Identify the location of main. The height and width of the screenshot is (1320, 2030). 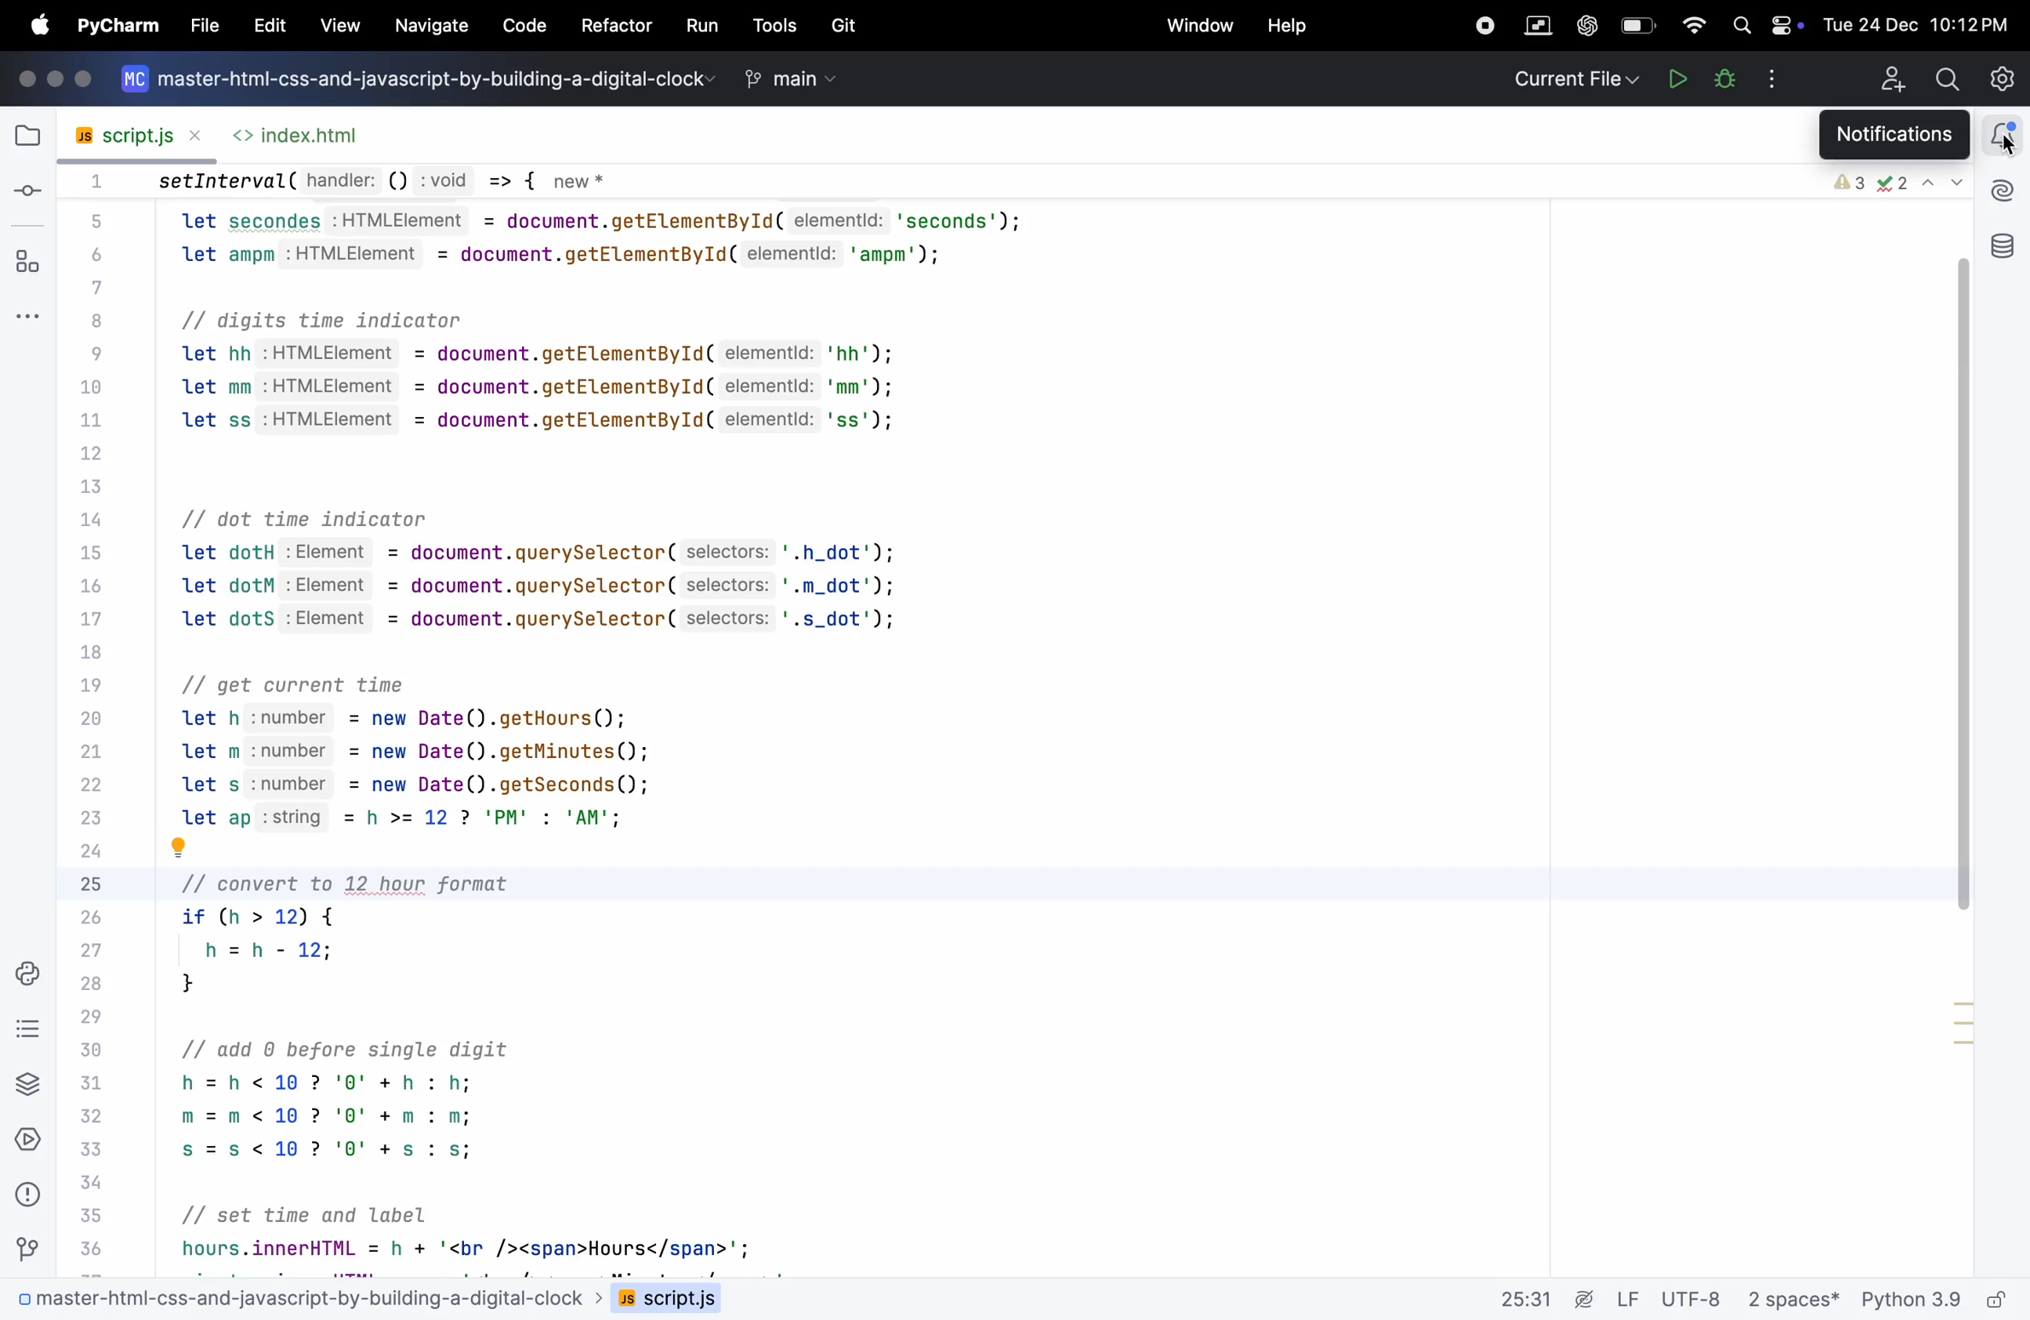
(782, 78).